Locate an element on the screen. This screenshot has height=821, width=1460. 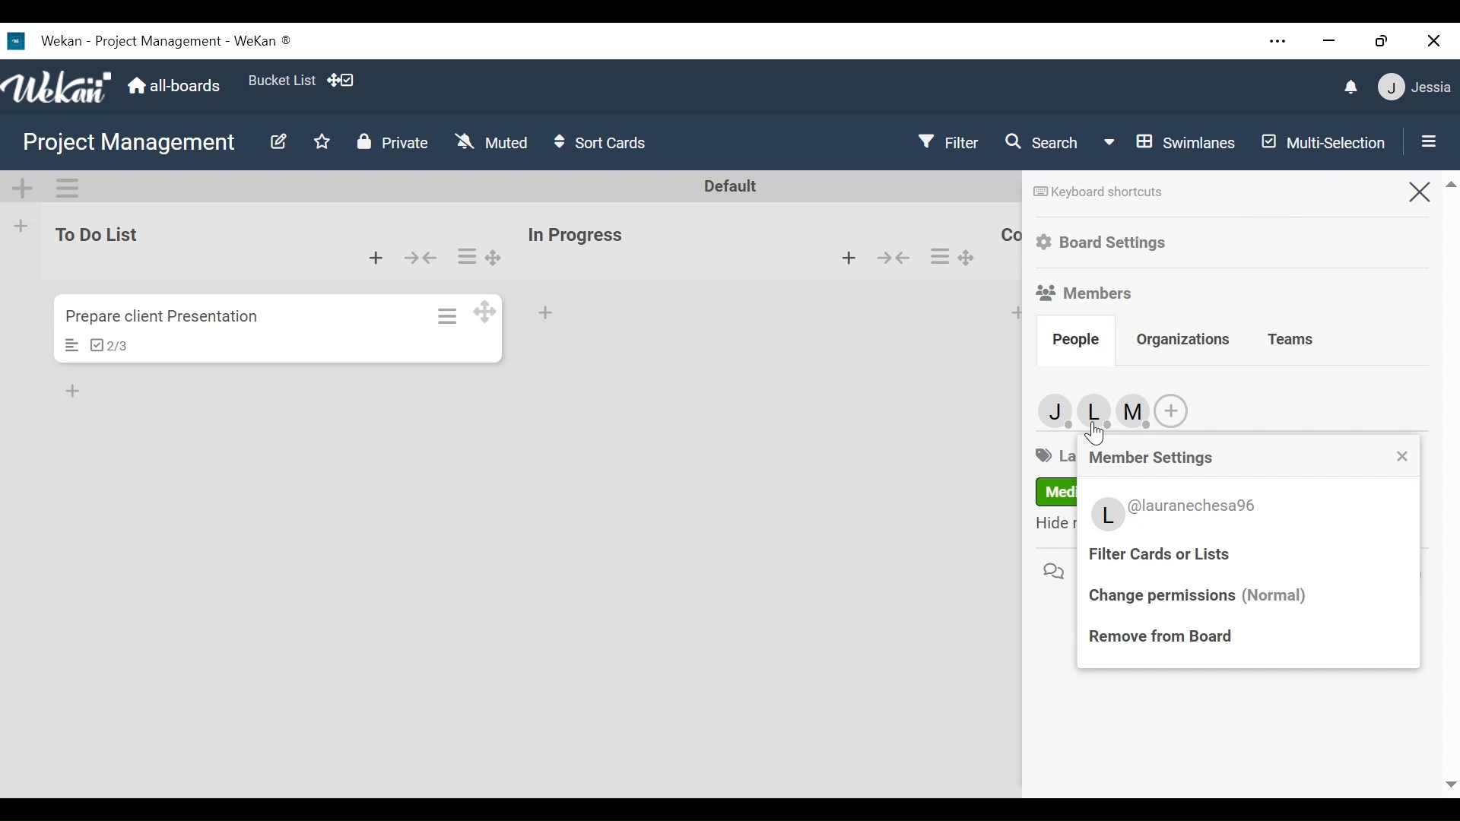
Collapse is located at coordinates (893, 256).